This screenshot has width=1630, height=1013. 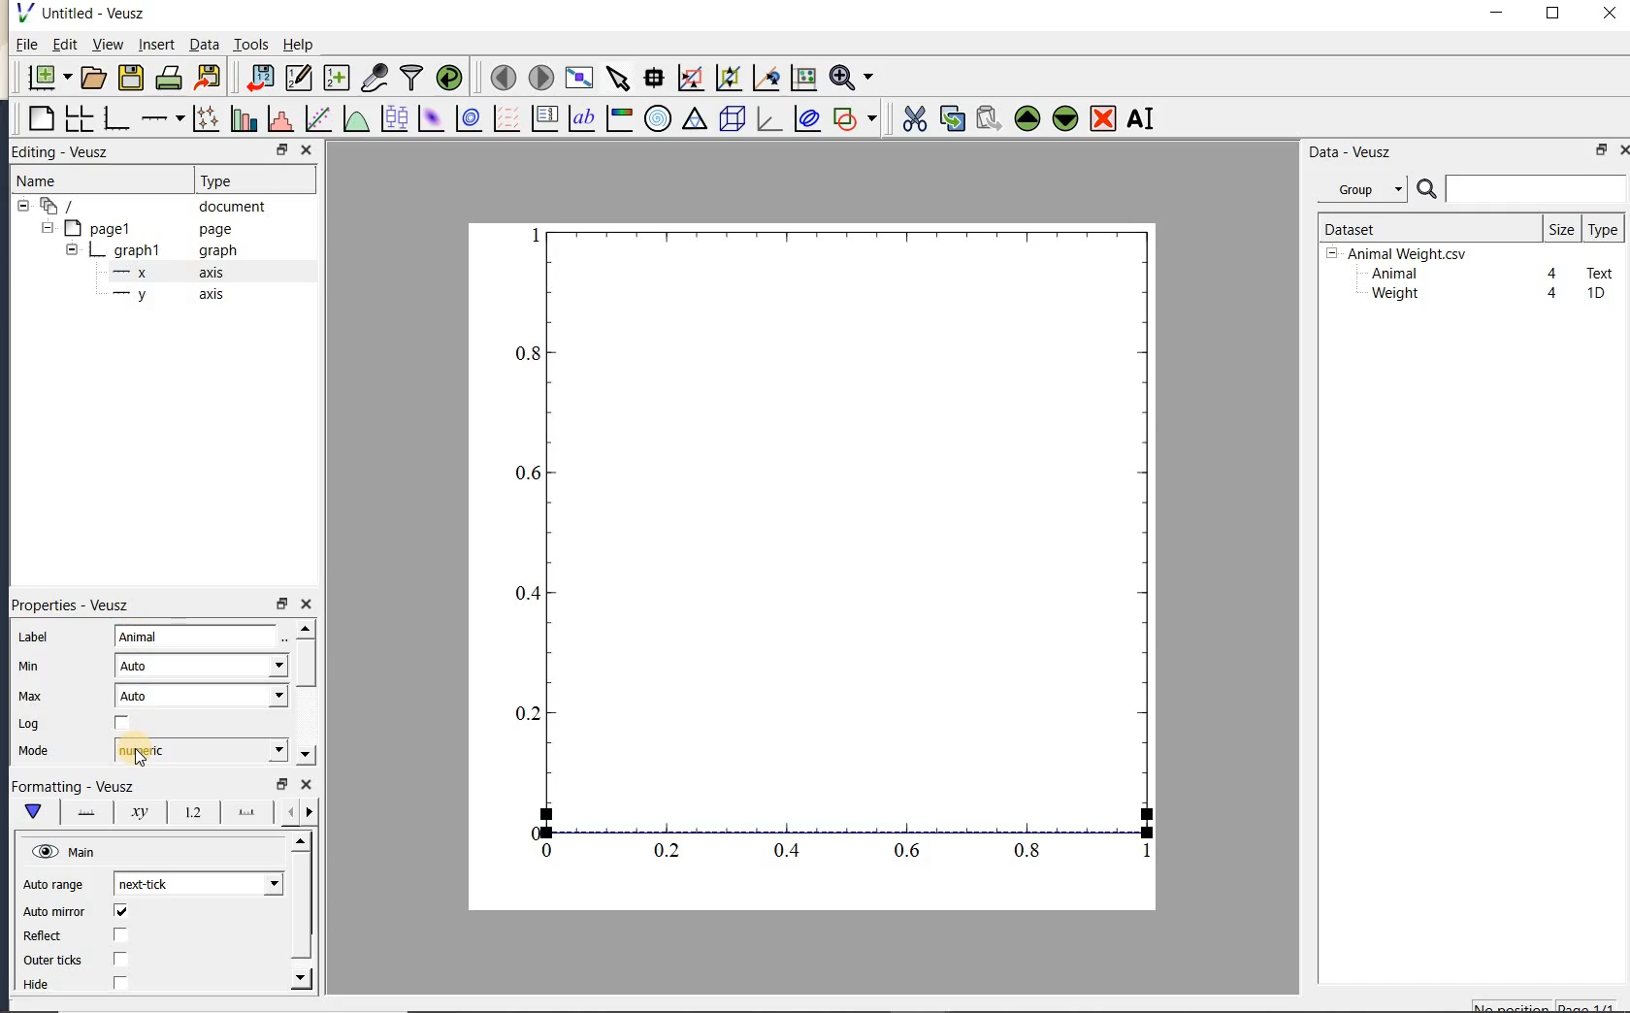 What do you see at coordinates (581, 120) in the screenshot?
I see `text label` at bounding box center [581, 120].